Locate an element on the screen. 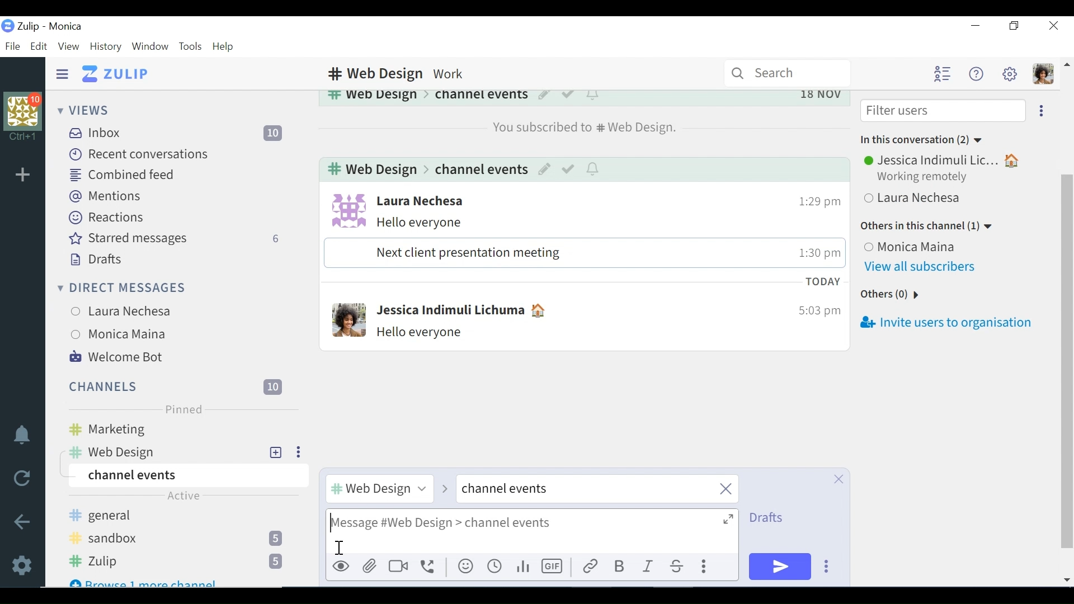 This screenshot has width=1074, height=604. Mentions is located at coordinates (105, 196).